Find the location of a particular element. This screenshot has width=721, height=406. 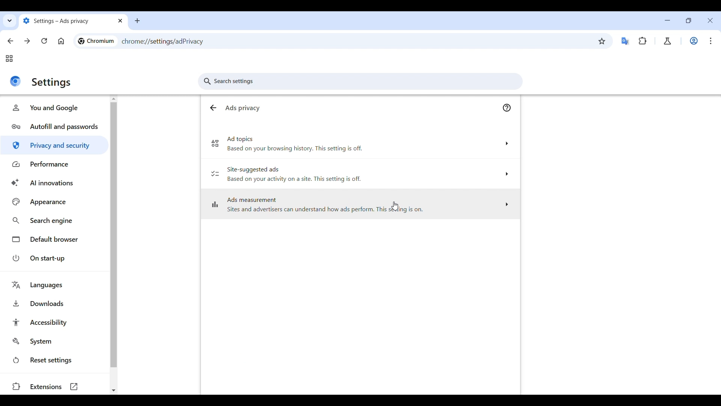

Tab groups  is located at coordinates (9, 59).